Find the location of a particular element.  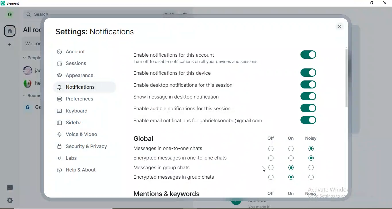

enable notifications for this device is located at coordinates (207, 73).